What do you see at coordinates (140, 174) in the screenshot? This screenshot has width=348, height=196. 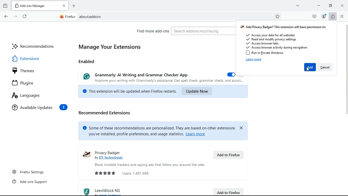 I see `users` at bounding box center [140, 174].